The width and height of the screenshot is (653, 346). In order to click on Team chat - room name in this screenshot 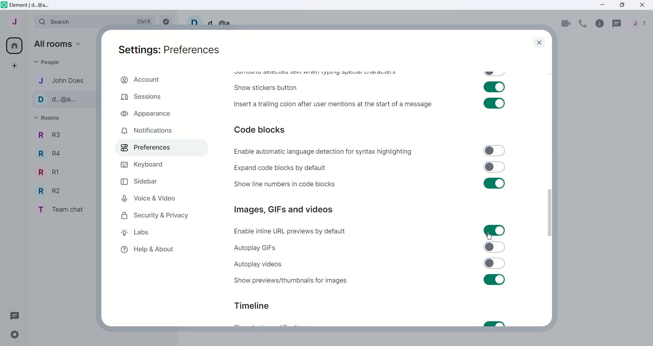, I will do `click(64, 209)`.